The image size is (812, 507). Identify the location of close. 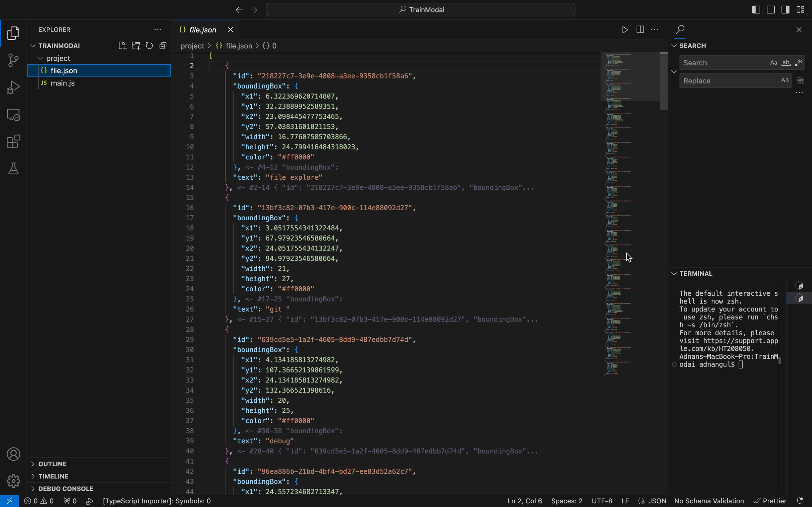
(792, 28).